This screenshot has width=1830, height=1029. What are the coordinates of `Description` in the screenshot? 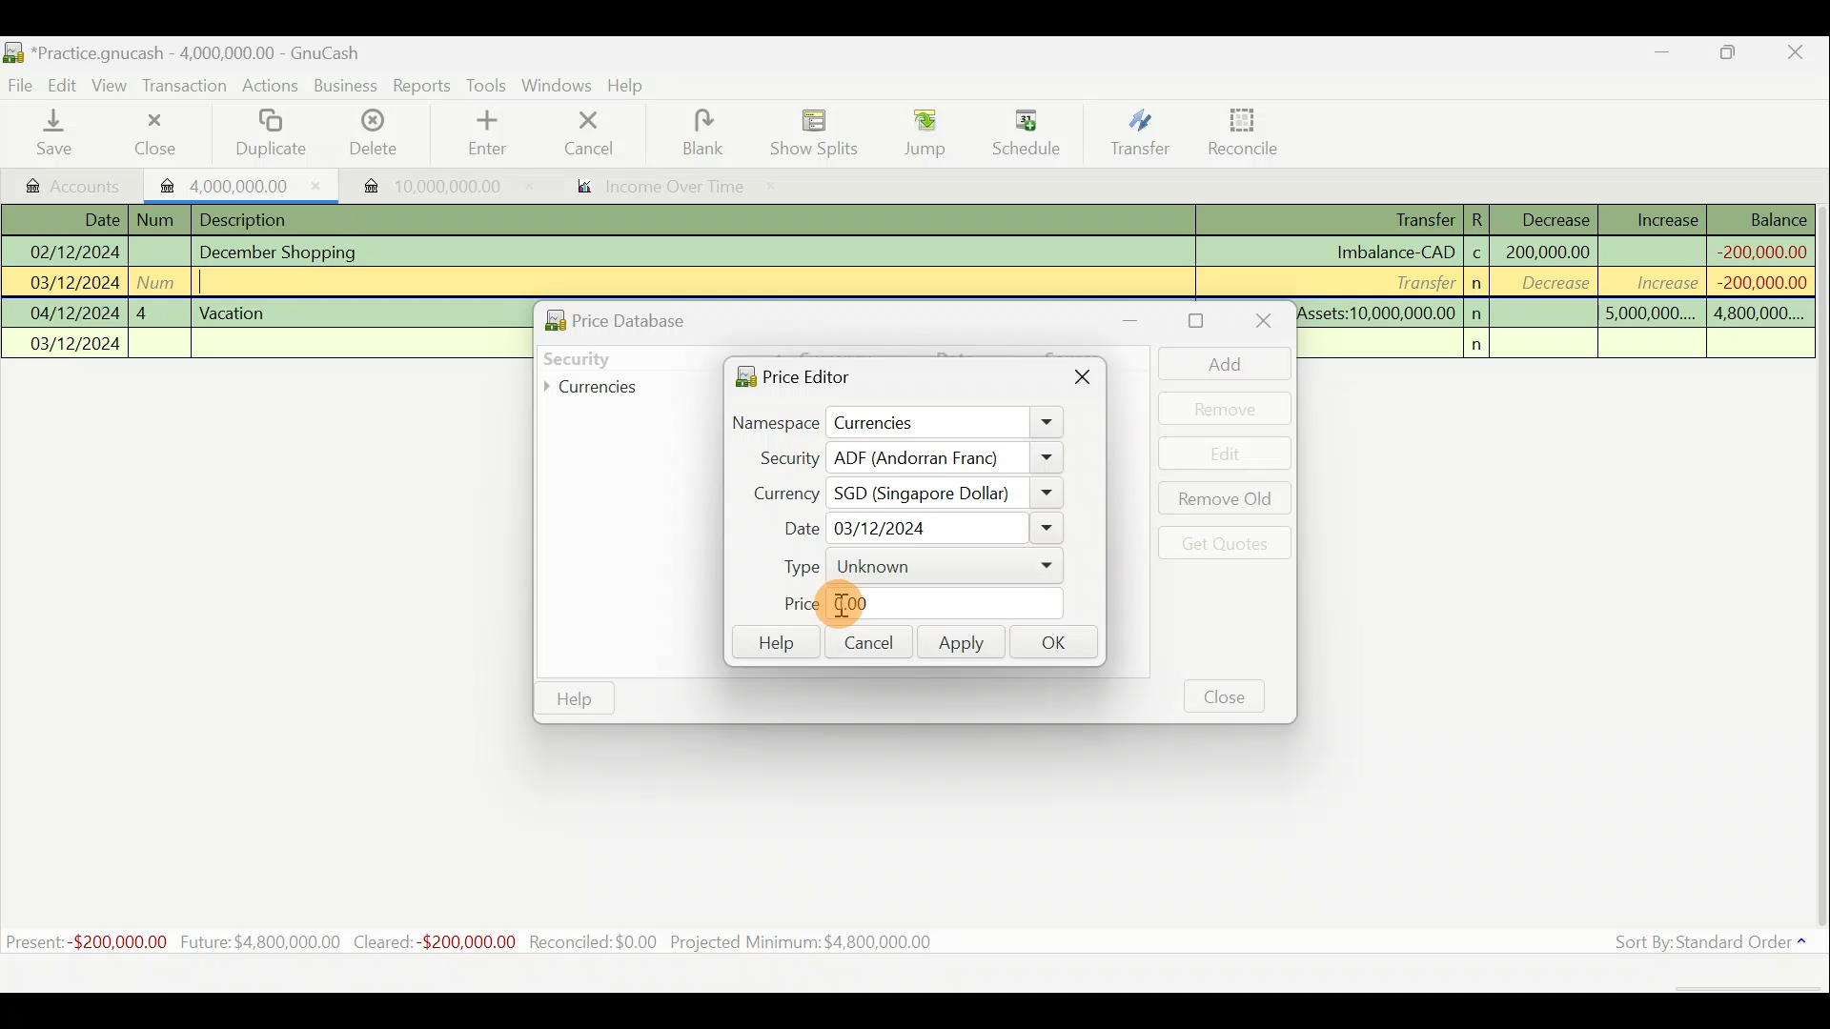 It's located at (250, 217).